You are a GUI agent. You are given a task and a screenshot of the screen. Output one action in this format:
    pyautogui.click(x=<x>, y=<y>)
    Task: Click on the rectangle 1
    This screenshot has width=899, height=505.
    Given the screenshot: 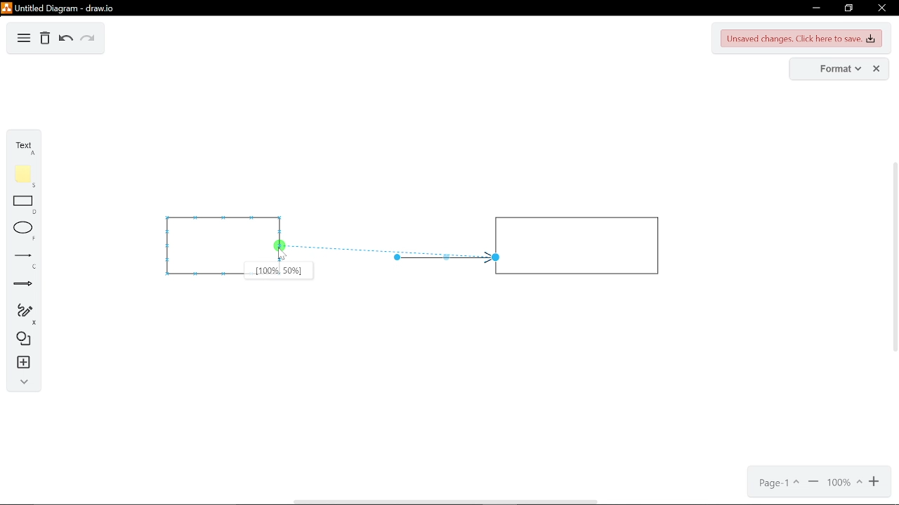 What is the action you would take?
    pyautogui.click(x=204, y=245)
    